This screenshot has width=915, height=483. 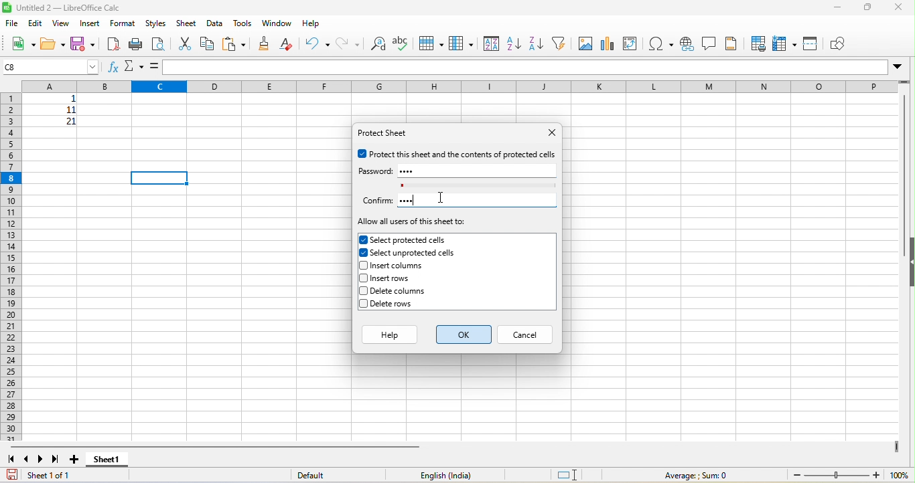 I want to click on split window, so click(x=811, y=45).